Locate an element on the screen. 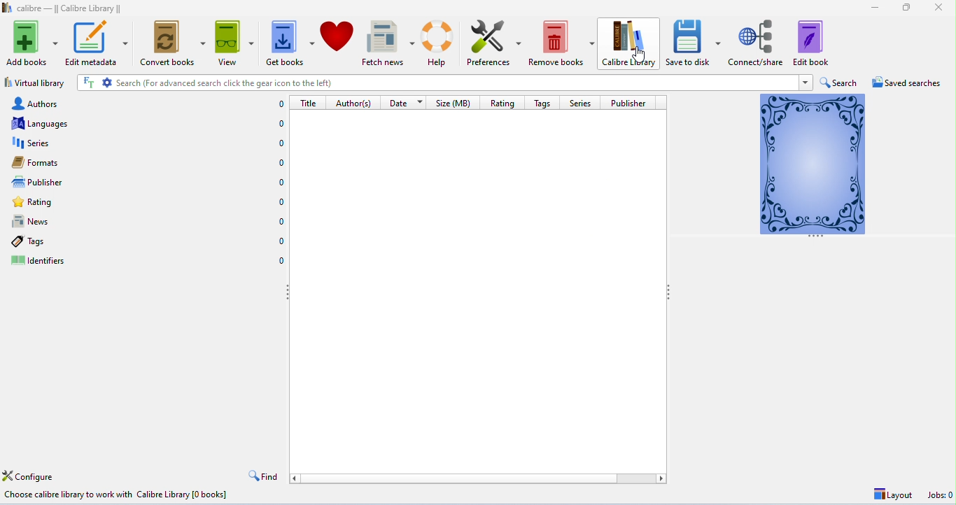 The width and height of the screenshot is (956, 505). horizontal scroll bar is located at coordinates (477, 478).